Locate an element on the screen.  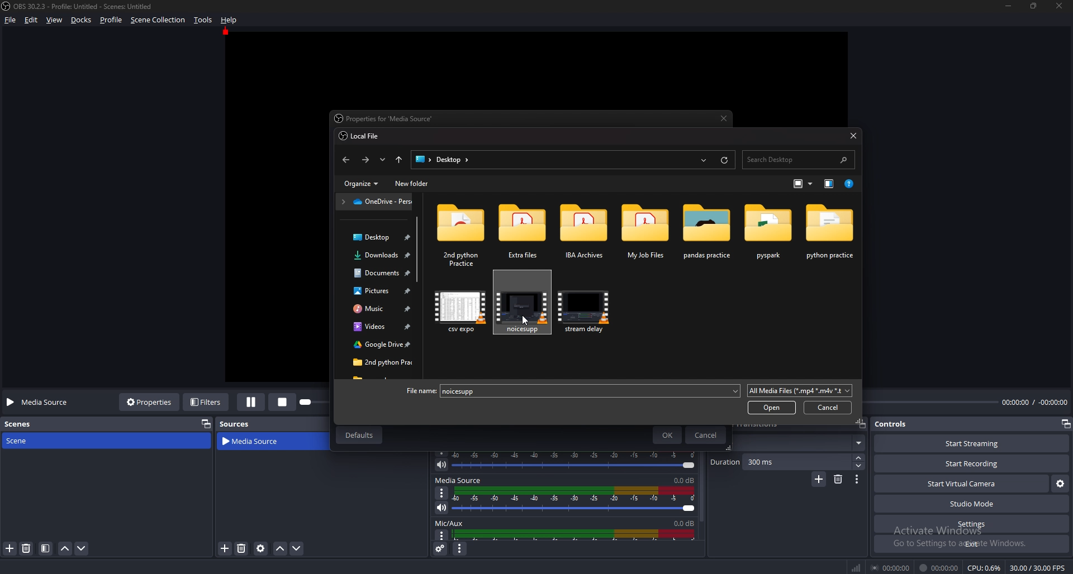
Edit is located at coordinates (32, 20).